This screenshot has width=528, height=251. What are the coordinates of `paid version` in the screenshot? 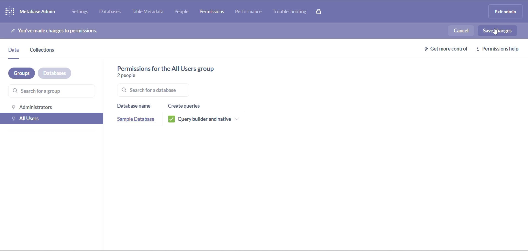 It's located at (322, 12).